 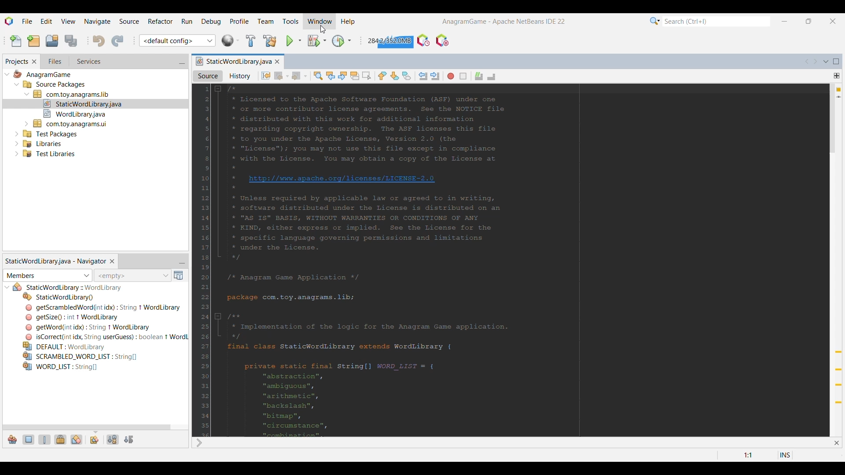 What do you see at coordinates (129, 440) in the screenshot?
I see `Sort by source` at bounding box center [129, 440].